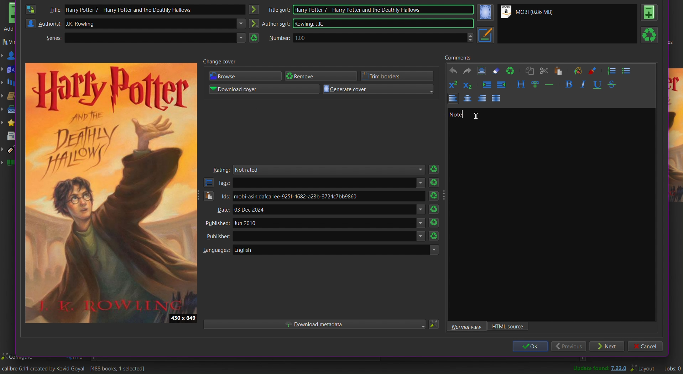 This screenshot has width=683, height=374. I want to click on English, so click(338, 249).